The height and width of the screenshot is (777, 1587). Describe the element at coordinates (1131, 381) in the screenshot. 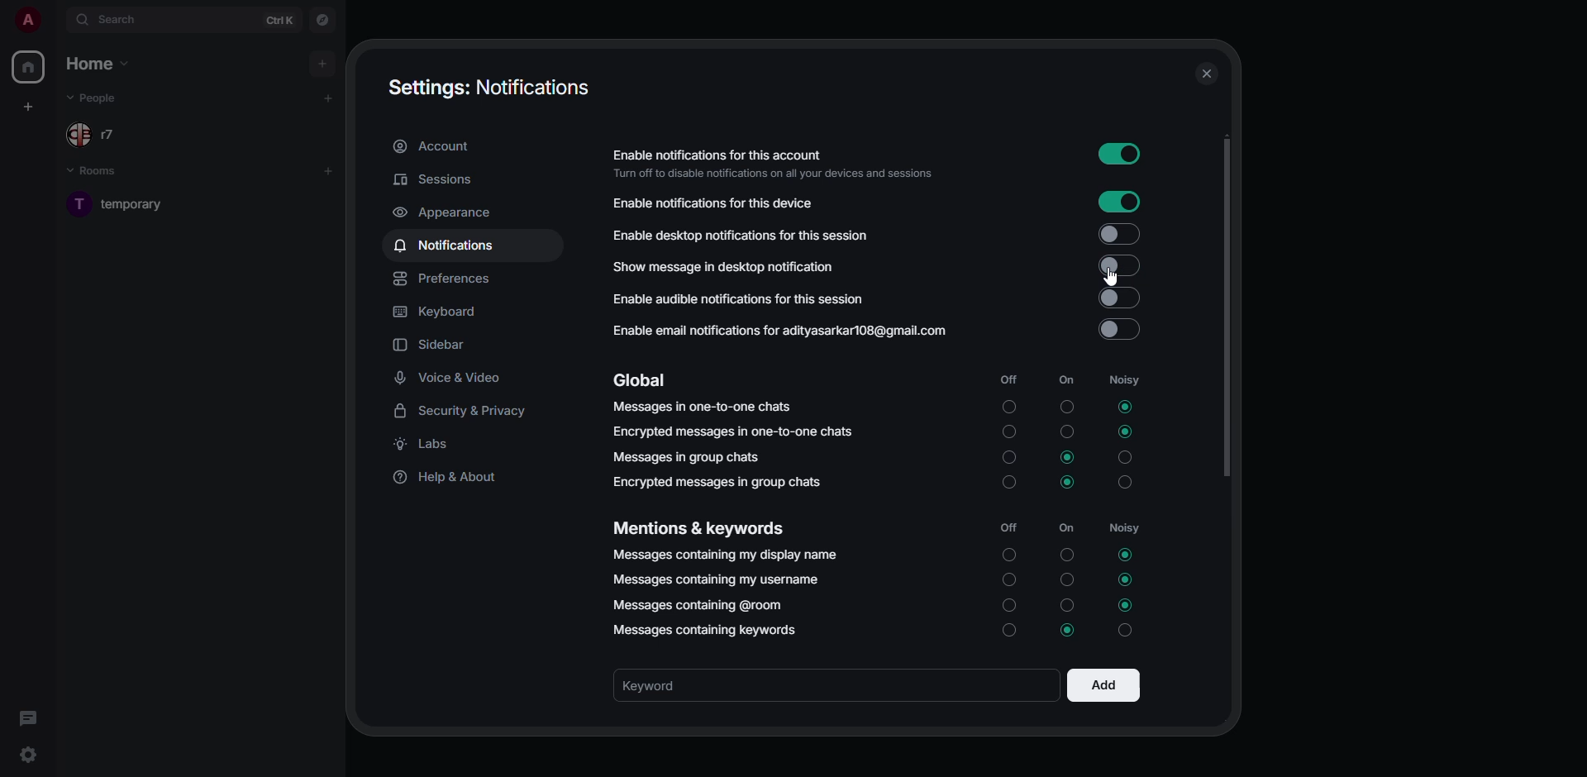

I see `noisy` at that location.